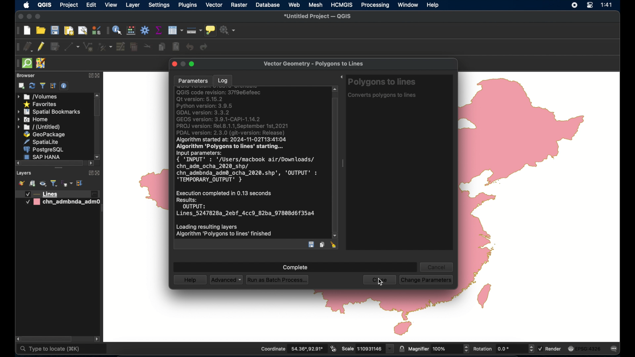  Describe the element at coordinates (318, 17) in the screenshot. I see `untitled project - QGIS` at that location.